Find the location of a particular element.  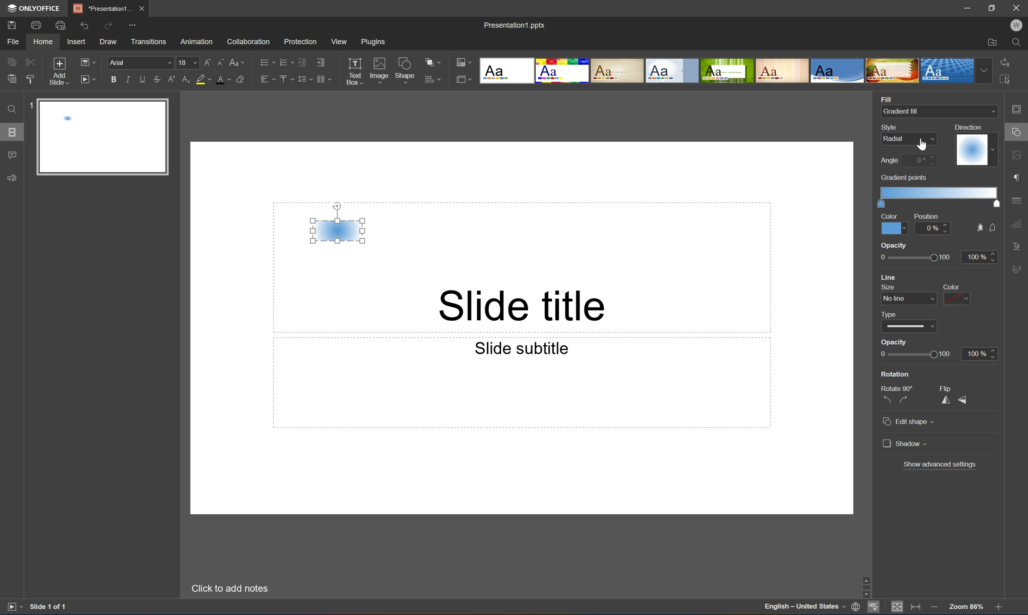

Superscript is located at coordinates (172, 80).